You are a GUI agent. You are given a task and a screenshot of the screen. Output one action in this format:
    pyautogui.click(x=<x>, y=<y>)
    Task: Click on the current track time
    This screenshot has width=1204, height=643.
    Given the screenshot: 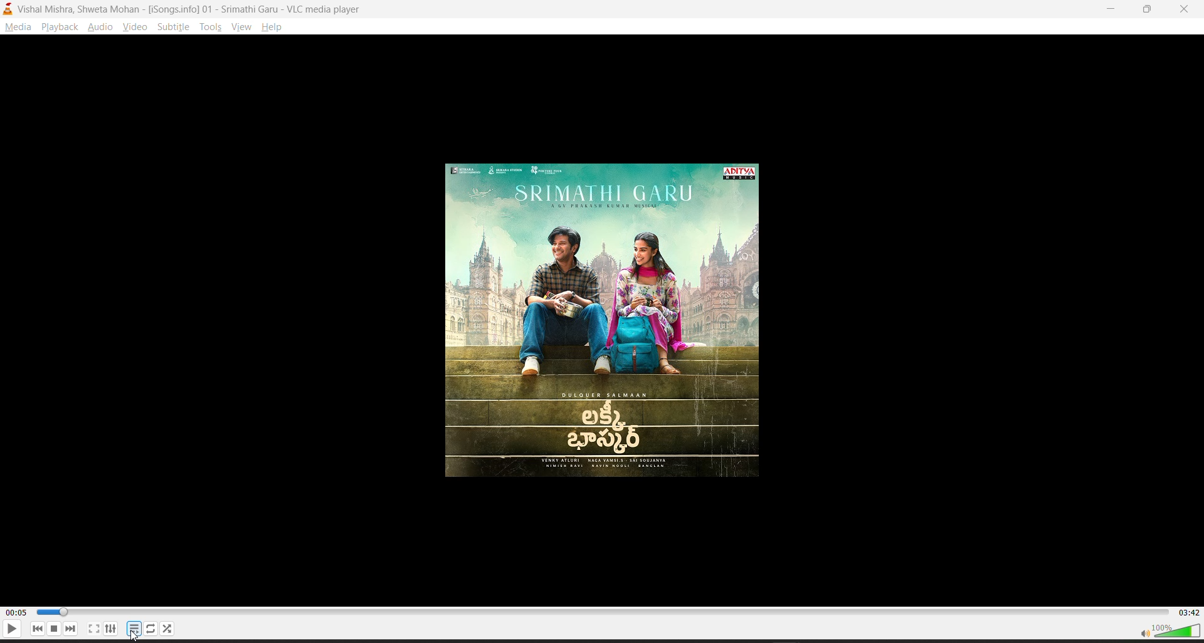 What is the action you would take?
    pyautogui.click(x=16, y=612)
    